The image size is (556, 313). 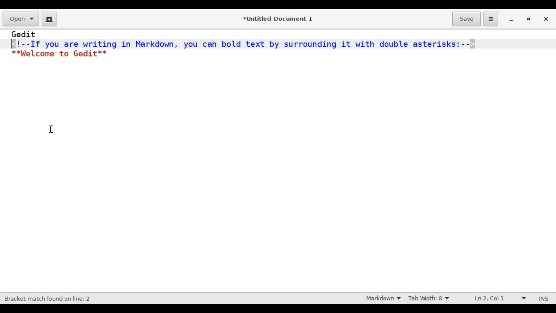 I want to click on Highlight mode dropdown menu, so click(x=384, y=299).